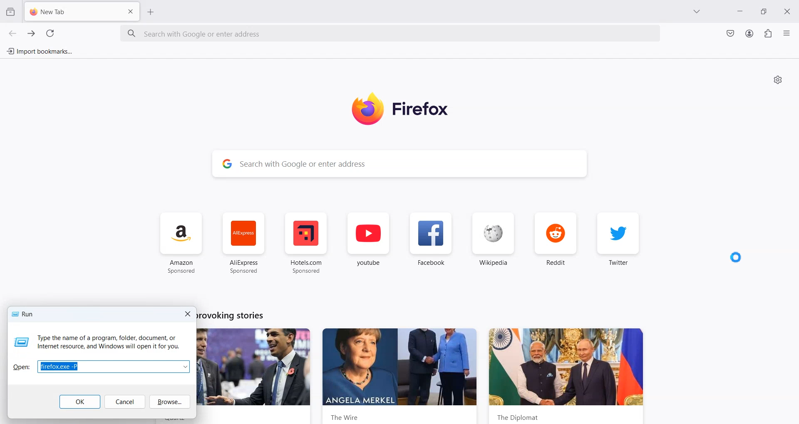 This screenshot has width=799, height=424. What do you see at coordinates (566, 376) in the screenshot?
I see `the diplomat` at bounding box center [566, 376].